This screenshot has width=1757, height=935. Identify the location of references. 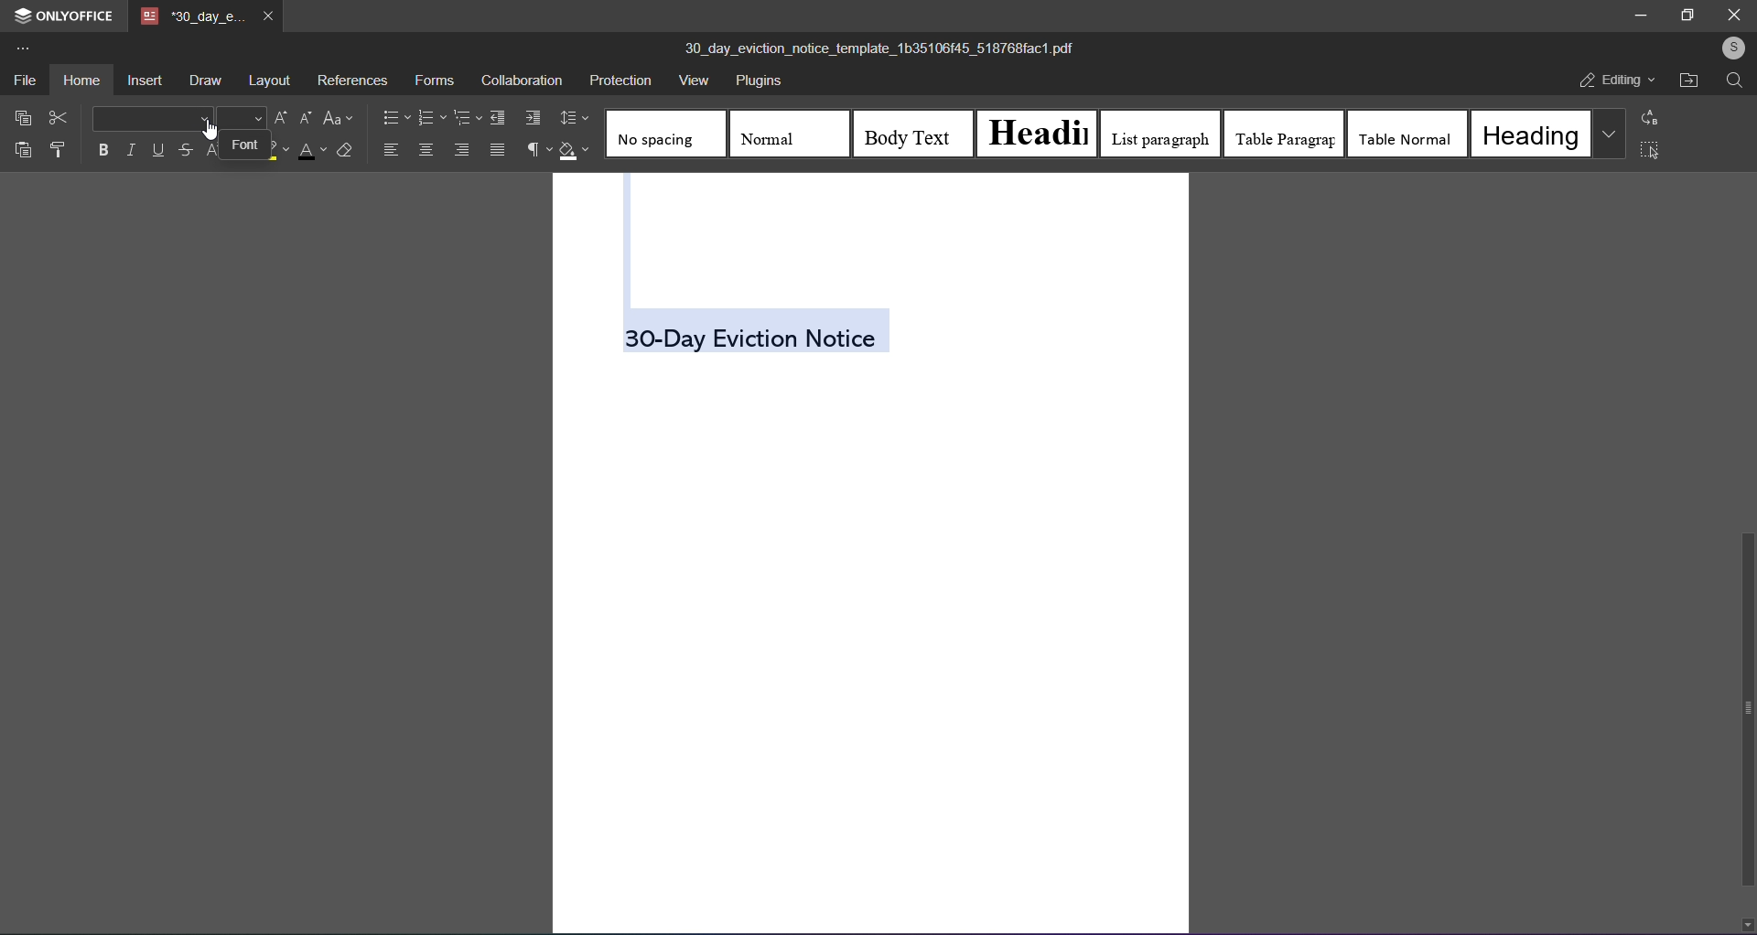
(352, 81).